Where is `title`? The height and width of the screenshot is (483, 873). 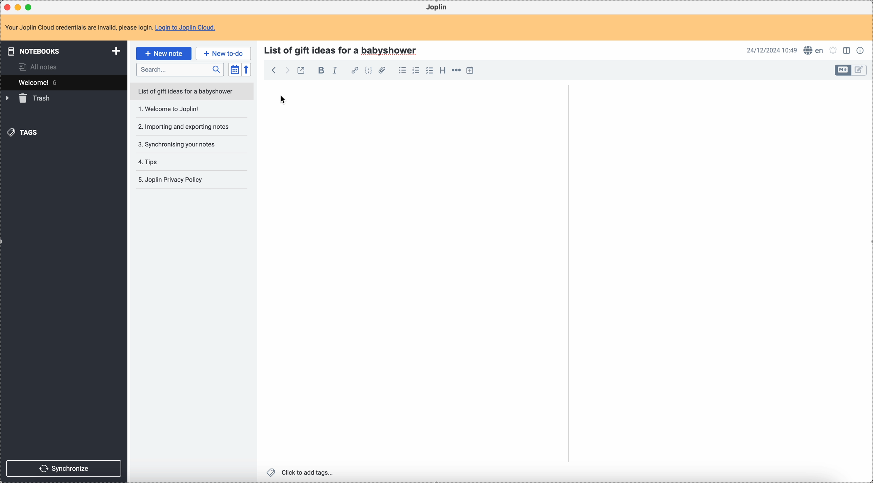 title is located at coordinates (342, 49).